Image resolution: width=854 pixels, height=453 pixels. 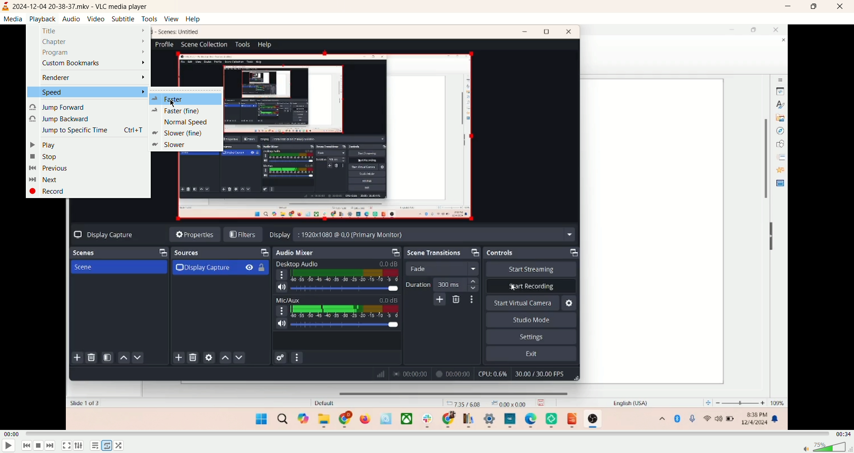 I want to click on played time, so click(x=11, y=434).